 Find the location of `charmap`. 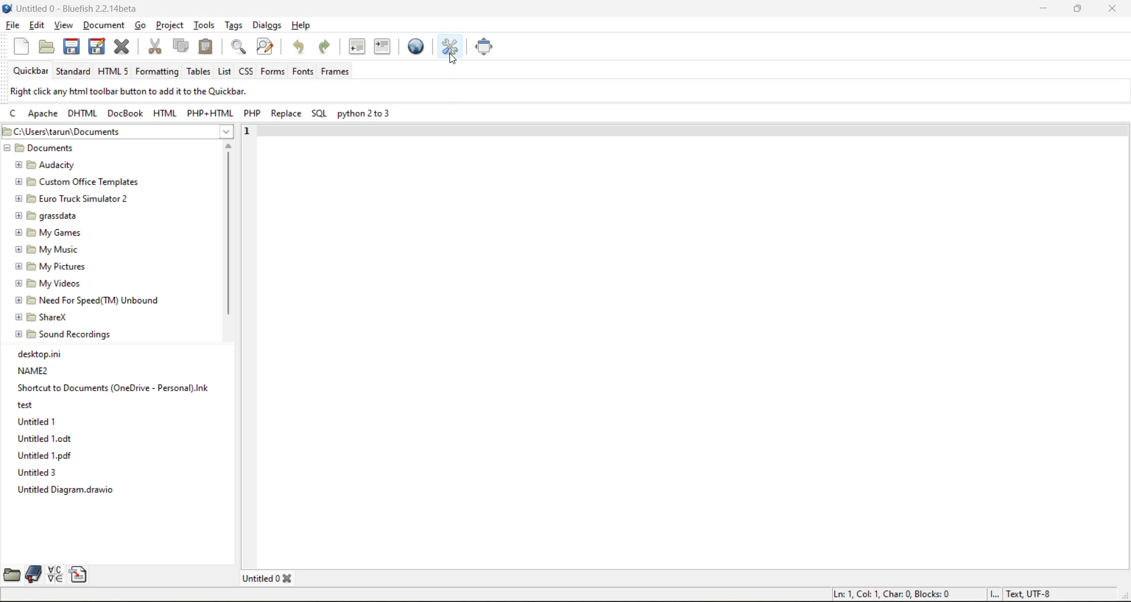

charmap is located at coordinates (55, 574).